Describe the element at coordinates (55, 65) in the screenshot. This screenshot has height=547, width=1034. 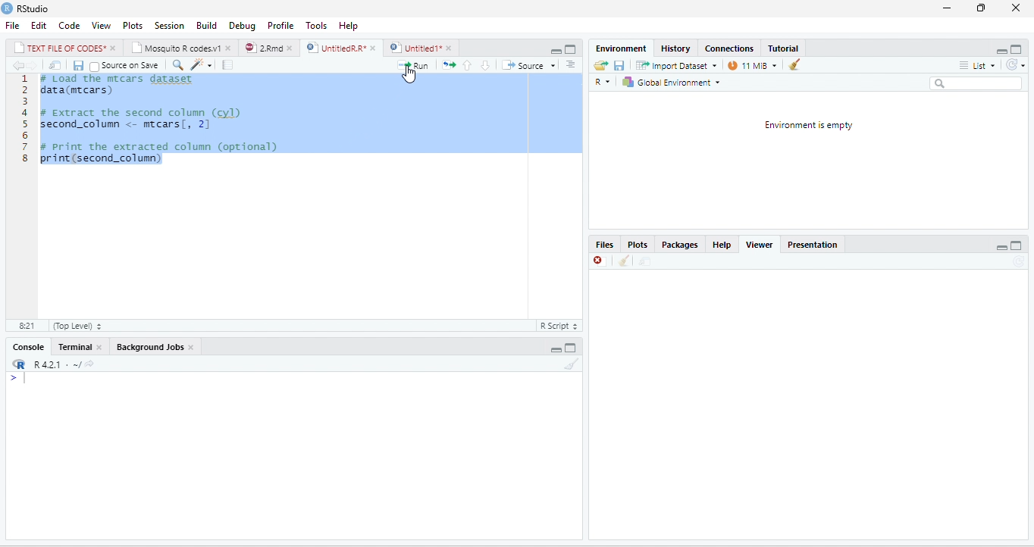
I see `move` at that location.